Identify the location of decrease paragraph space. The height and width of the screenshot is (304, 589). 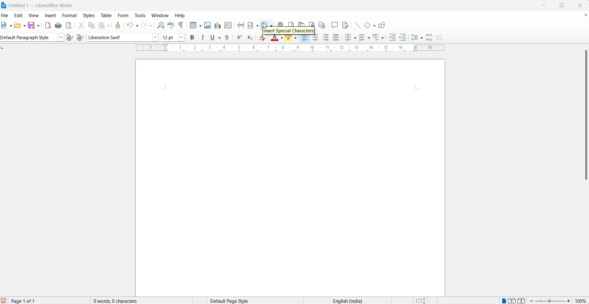
(443, 38).